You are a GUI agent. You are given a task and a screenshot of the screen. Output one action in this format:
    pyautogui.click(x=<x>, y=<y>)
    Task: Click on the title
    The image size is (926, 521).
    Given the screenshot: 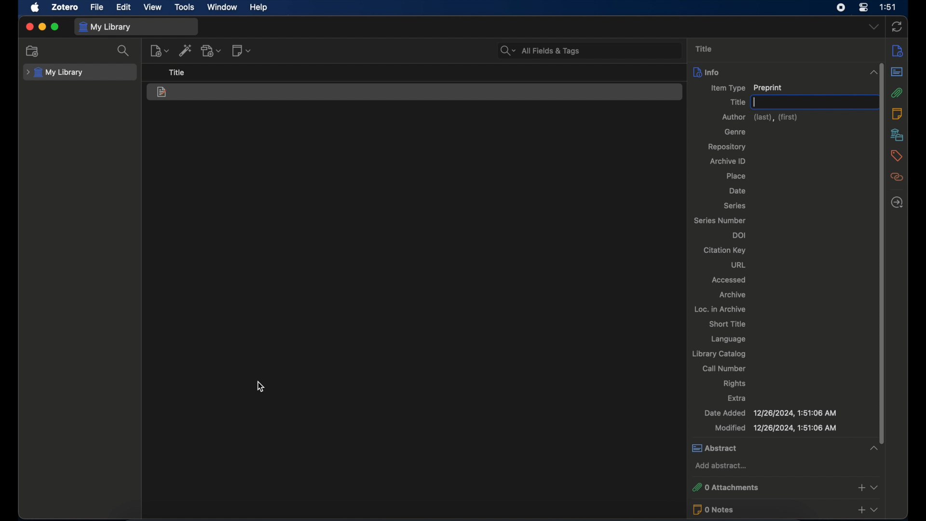 What is the action you would take?
    pyautogui.click(x=705, y=49)
    